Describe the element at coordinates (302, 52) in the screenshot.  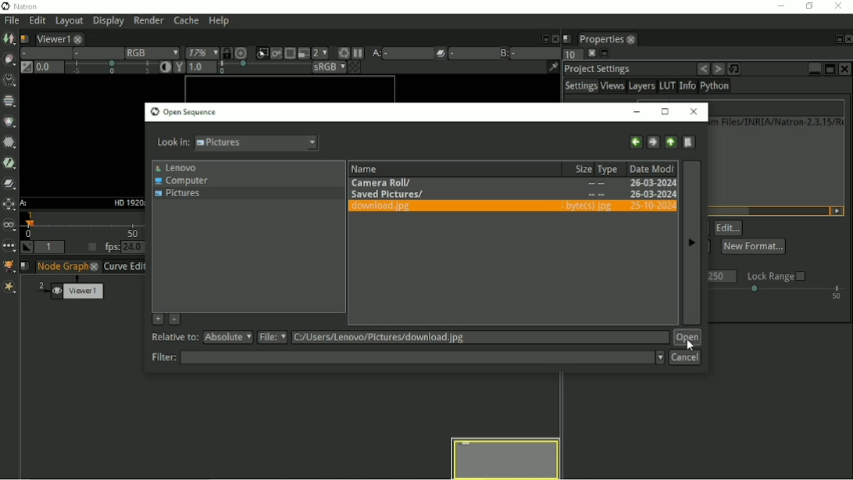
I see `Proxy mode` at that location.